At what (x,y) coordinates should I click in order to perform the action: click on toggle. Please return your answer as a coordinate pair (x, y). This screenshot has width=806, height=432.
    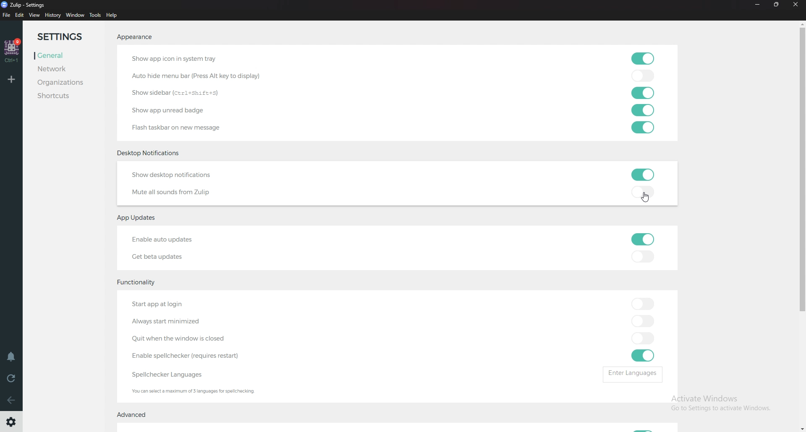
    Looking at the image, I should click on (643, 303).